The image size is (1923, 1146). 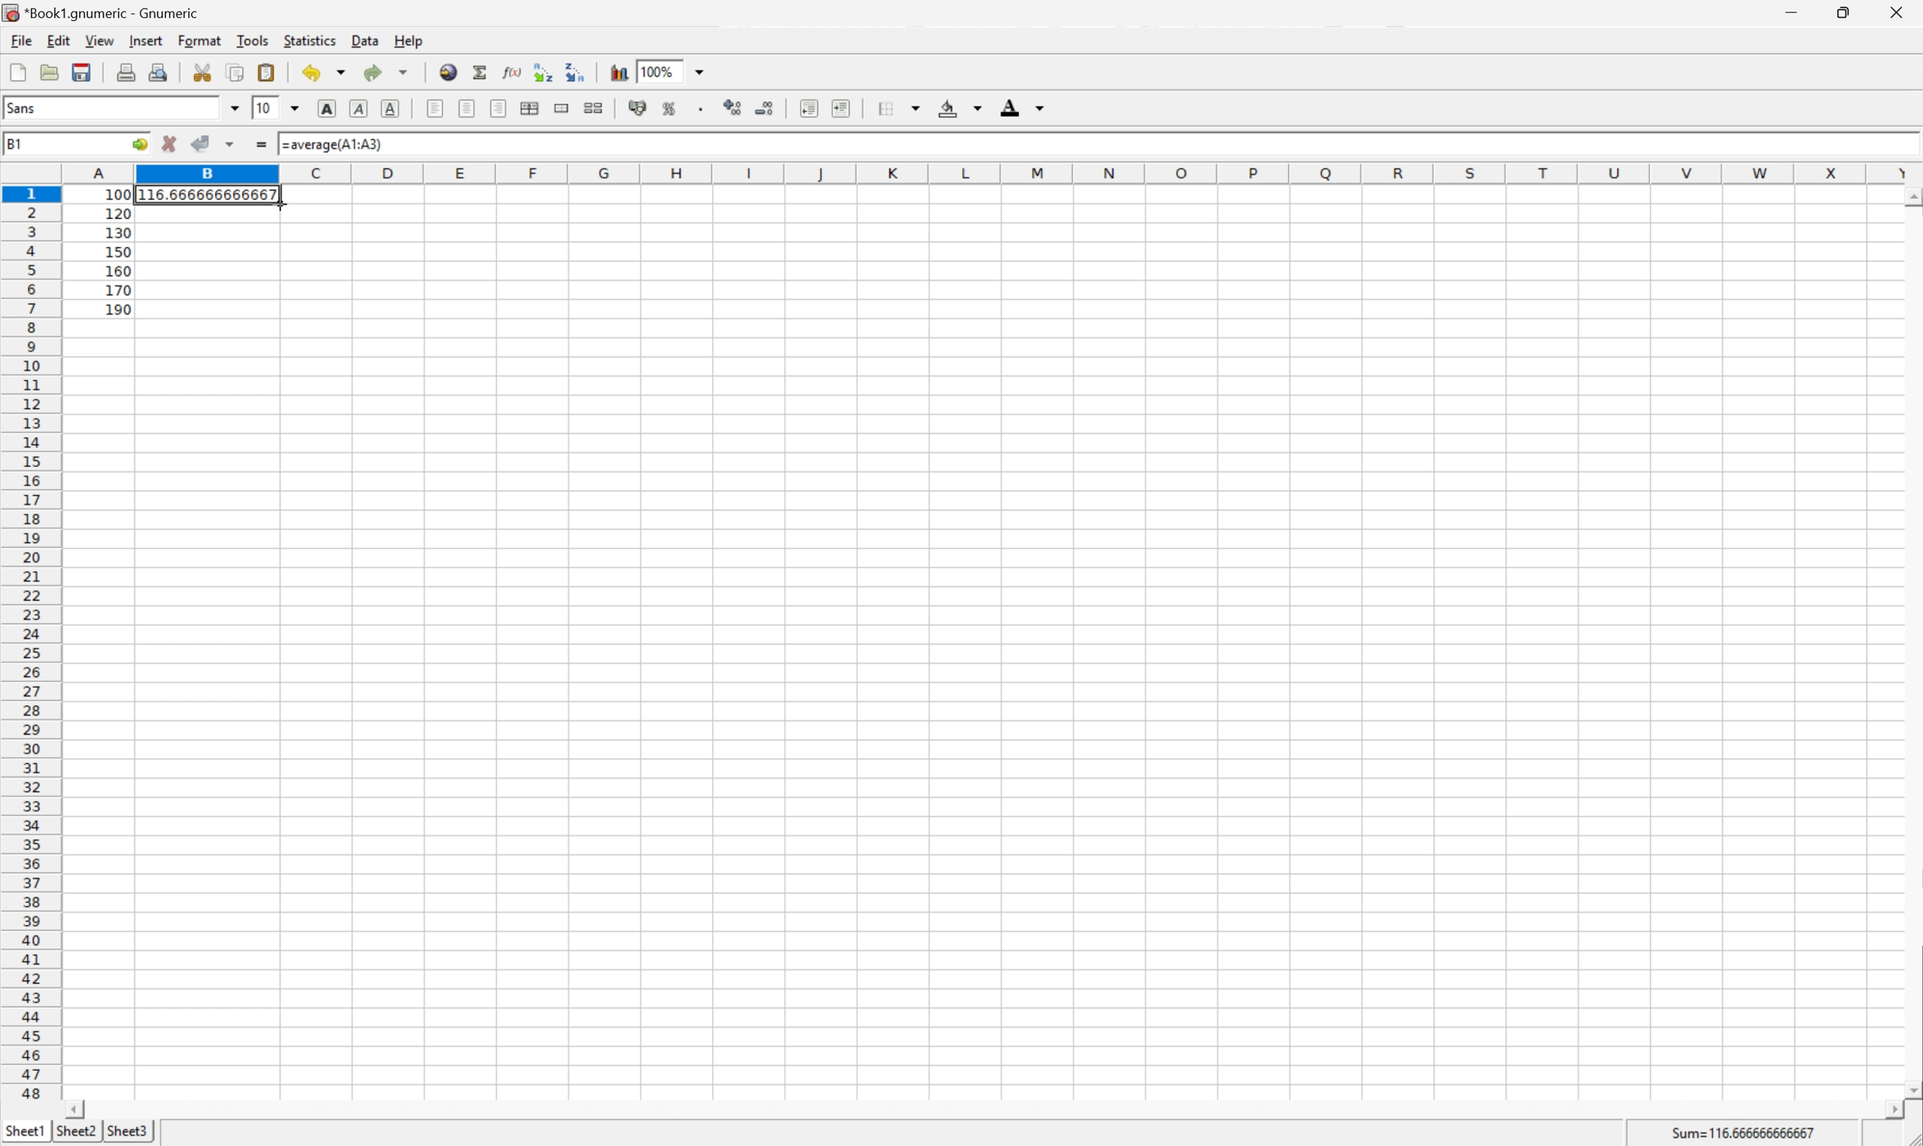 I want to click on Accept changes, so click(x=203, y=144).